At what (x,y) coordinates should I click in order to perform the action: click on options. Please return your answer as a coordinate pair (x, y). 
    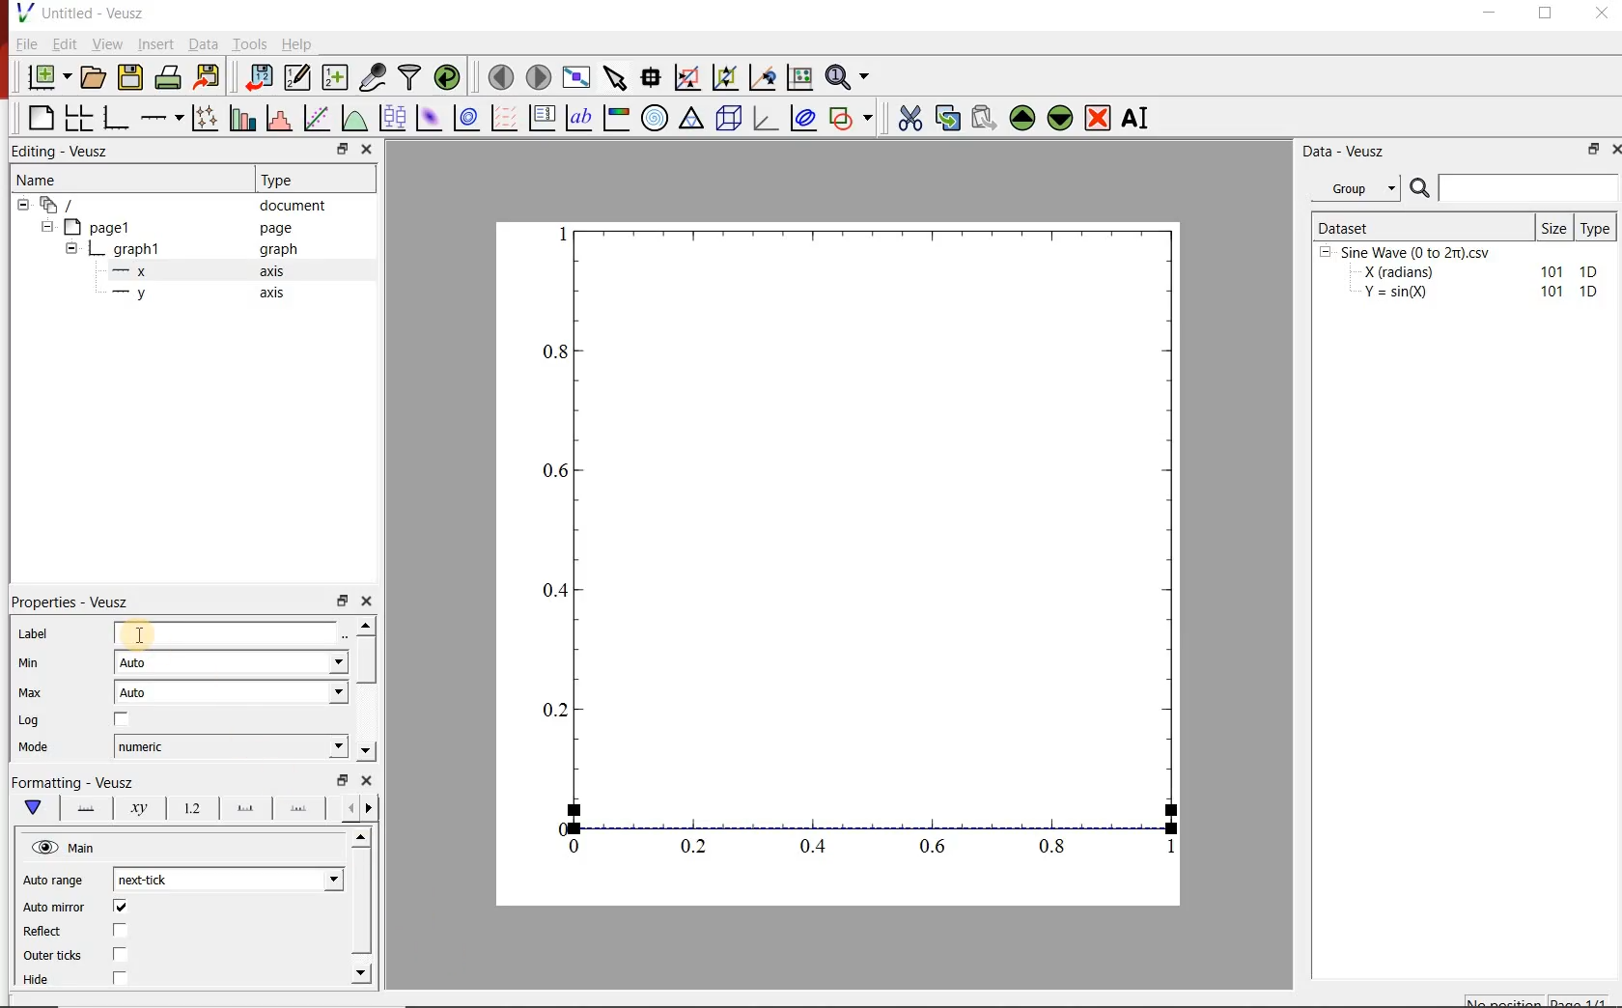
    Looking at the image, I should click on (241, 809).